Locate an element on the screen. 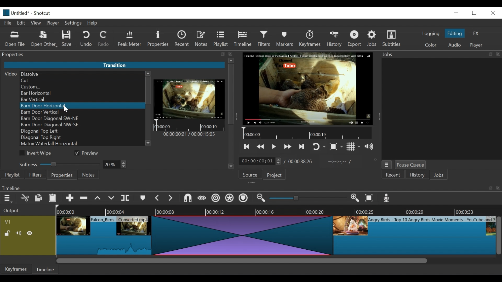 This screenshot has height=282, width=502. Save is located at coordinates (67, 39).